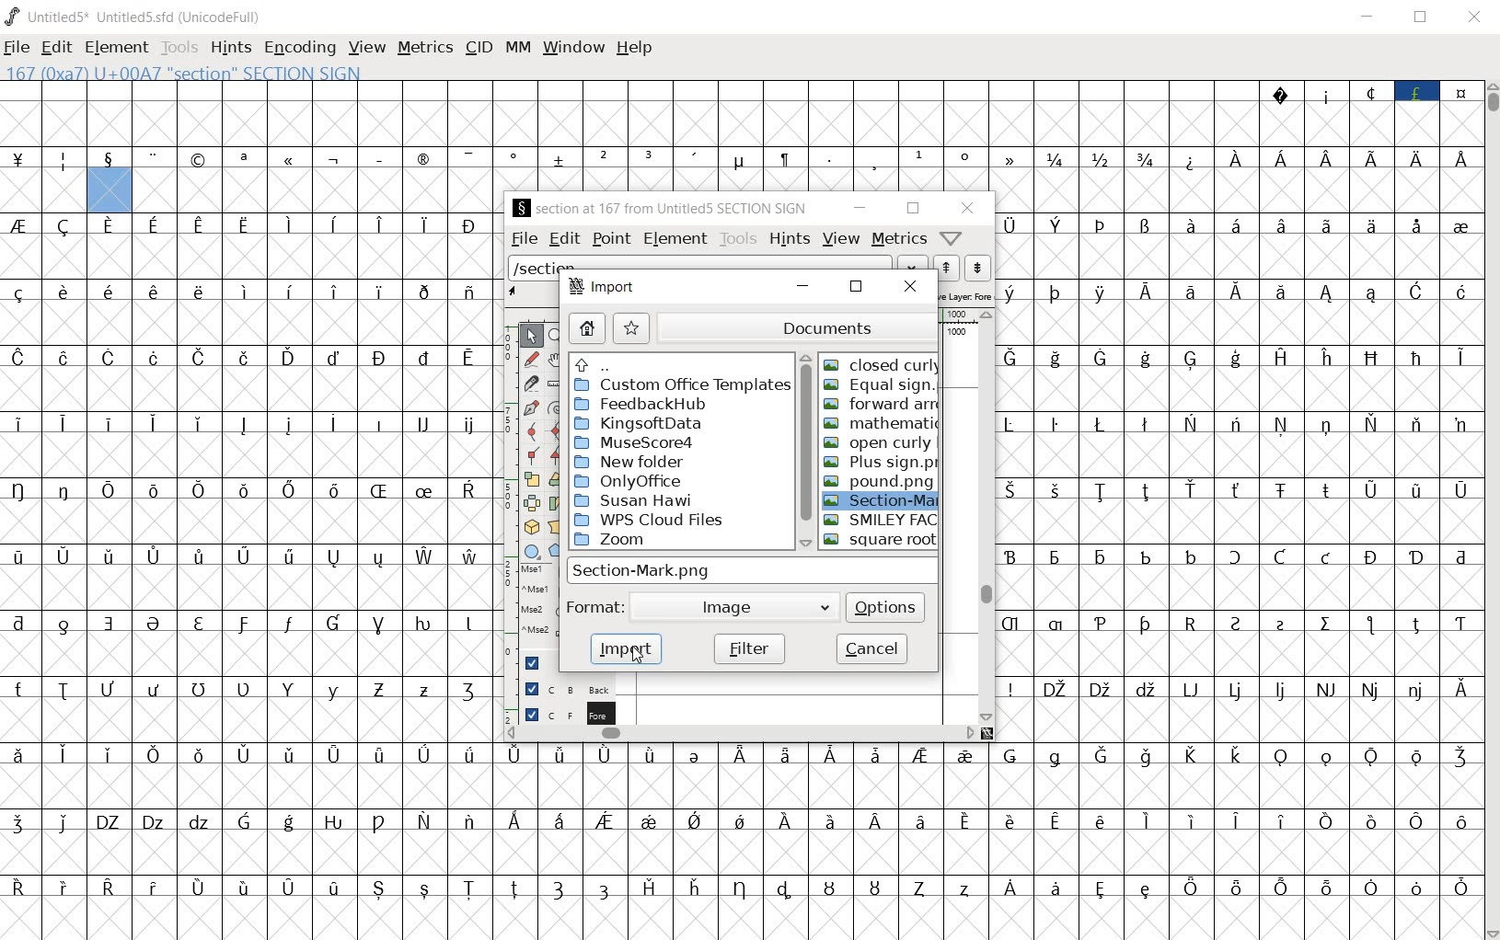 The image size is (1500, 940). What do you see at coordinates (741, 755) in the screenshot?
I see `special letters` at bounding box center [741, 755].